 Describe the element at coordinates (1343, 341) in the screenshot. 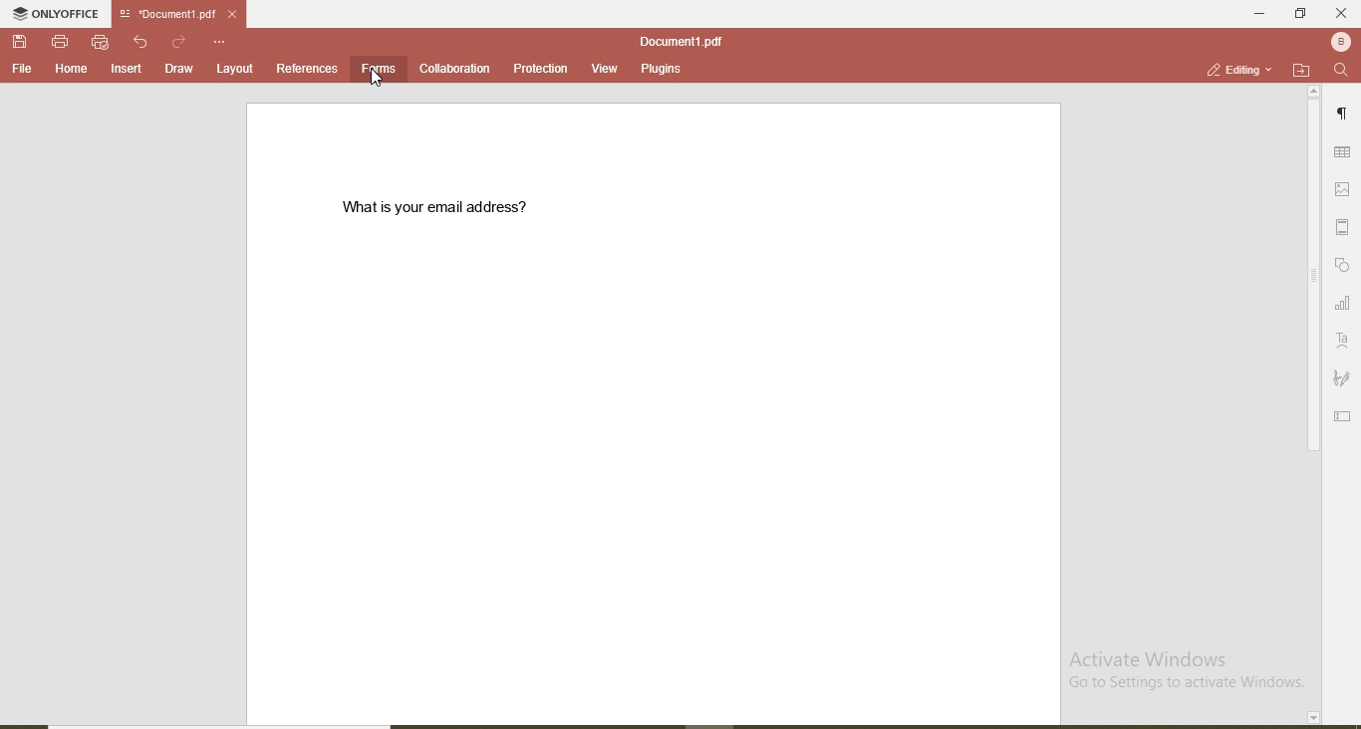

I see `text` at that location.